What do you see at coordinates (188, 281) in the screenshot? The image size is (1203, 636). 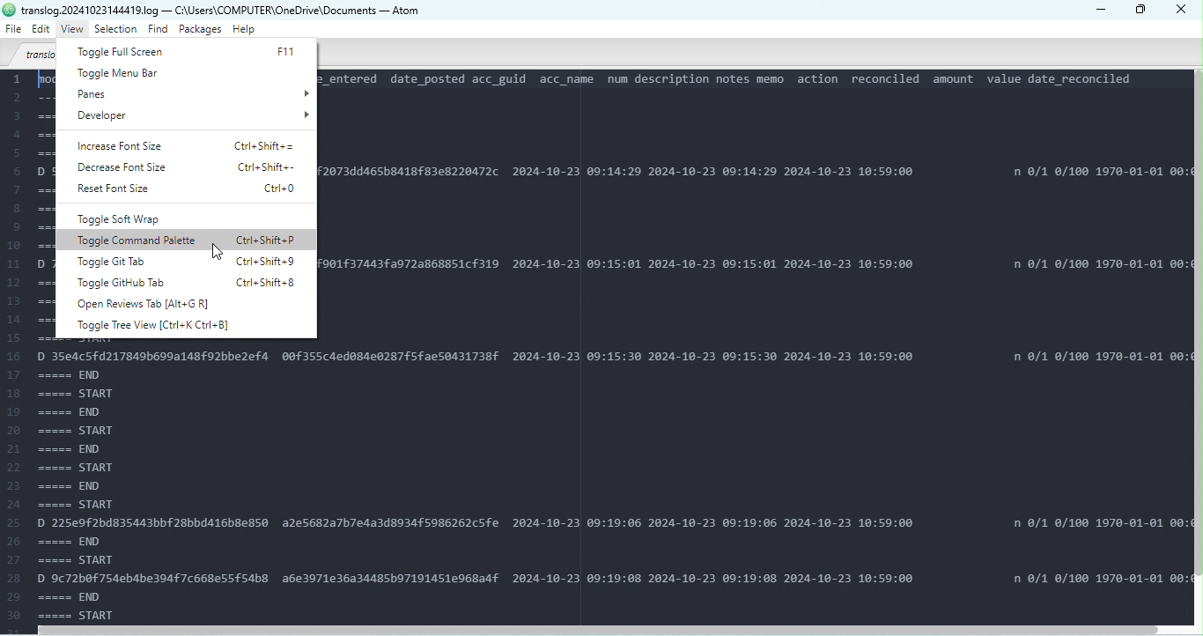 I see `Toggle github tab` at bounding box center [188, 281].